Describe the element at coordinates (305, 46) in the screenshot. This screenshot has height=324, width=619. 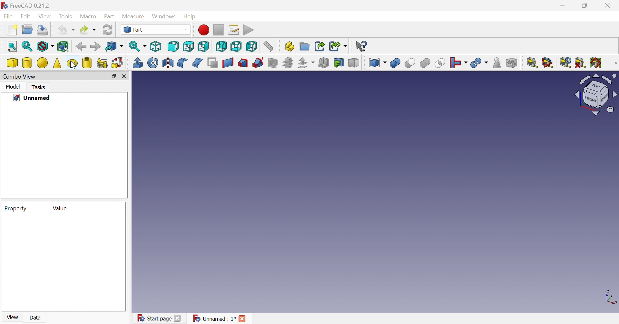
I see `Create group` at that location.